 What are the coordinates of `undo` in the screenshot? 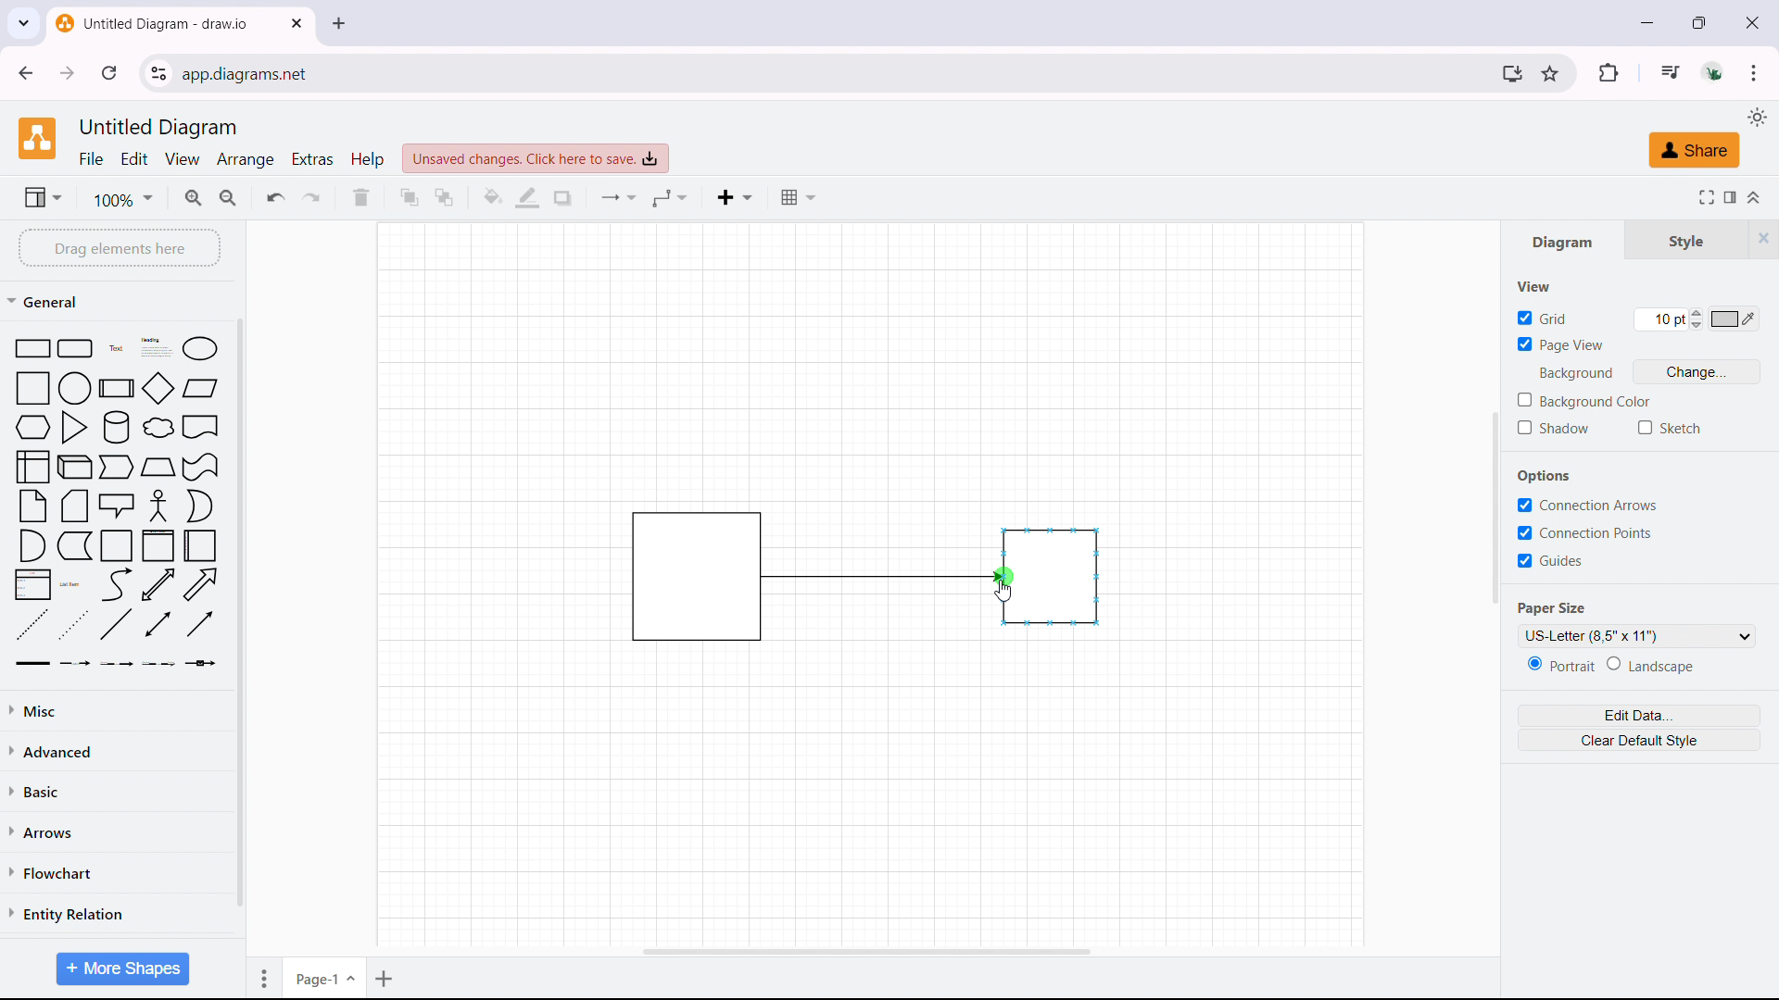 It's located at (276, 196).